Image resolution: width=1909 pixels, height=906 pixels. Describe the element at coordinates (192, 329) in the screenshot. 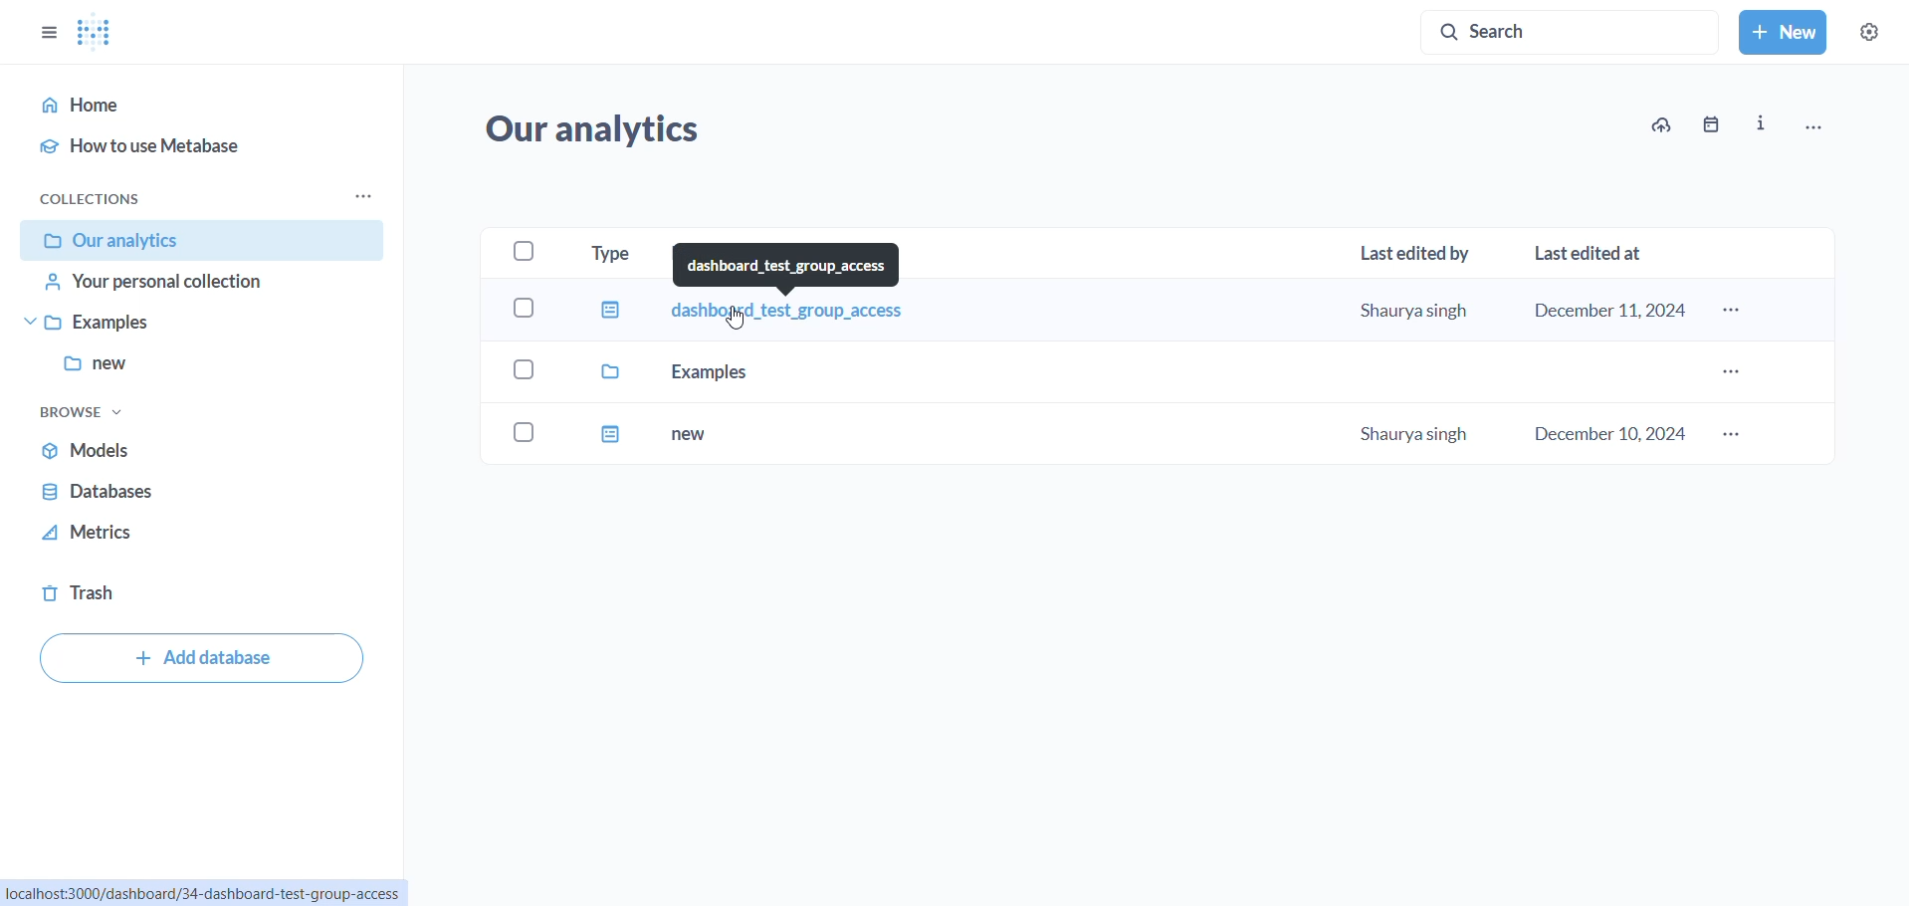

I see `examples` at that location.